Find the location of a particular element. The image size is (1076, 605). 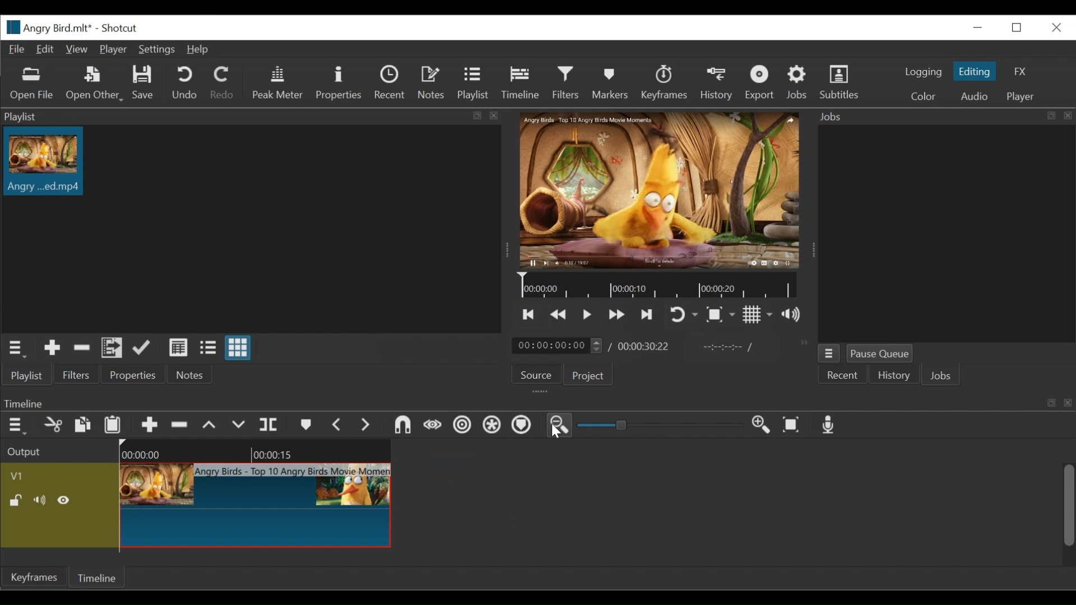

Player is located at coordinates (1021, 97).